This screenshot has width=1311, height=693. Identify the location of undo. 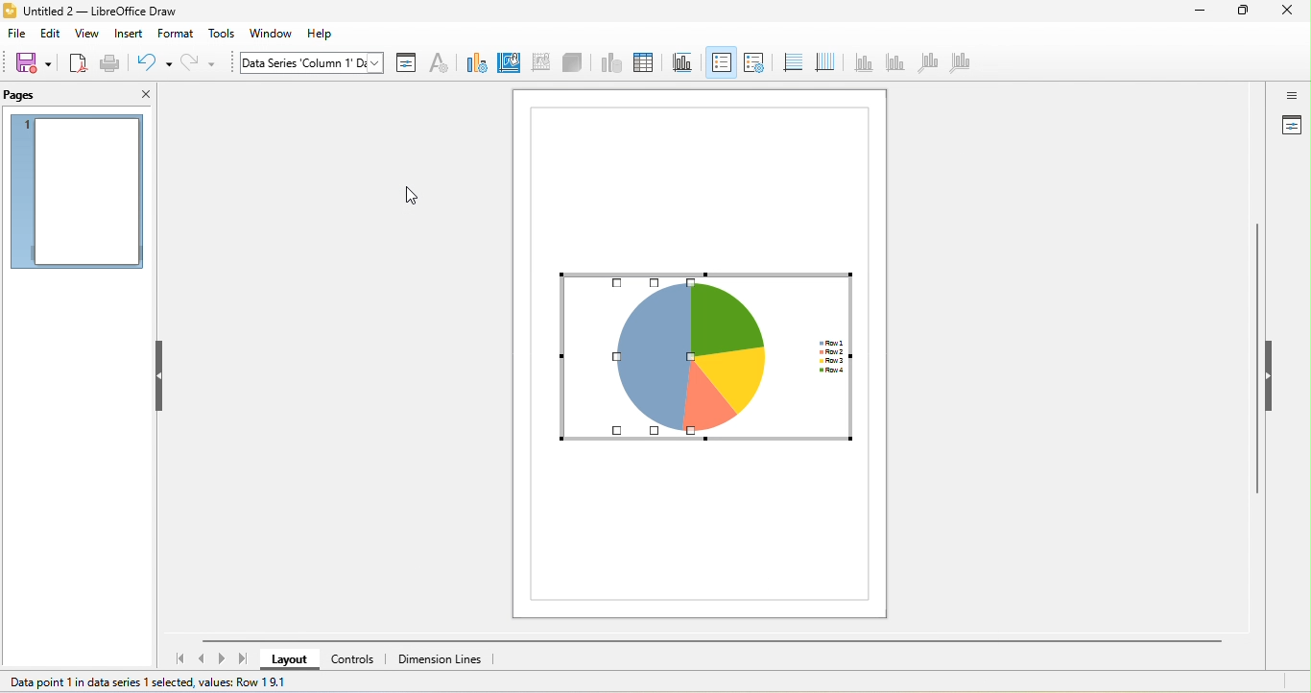
(154, 62).